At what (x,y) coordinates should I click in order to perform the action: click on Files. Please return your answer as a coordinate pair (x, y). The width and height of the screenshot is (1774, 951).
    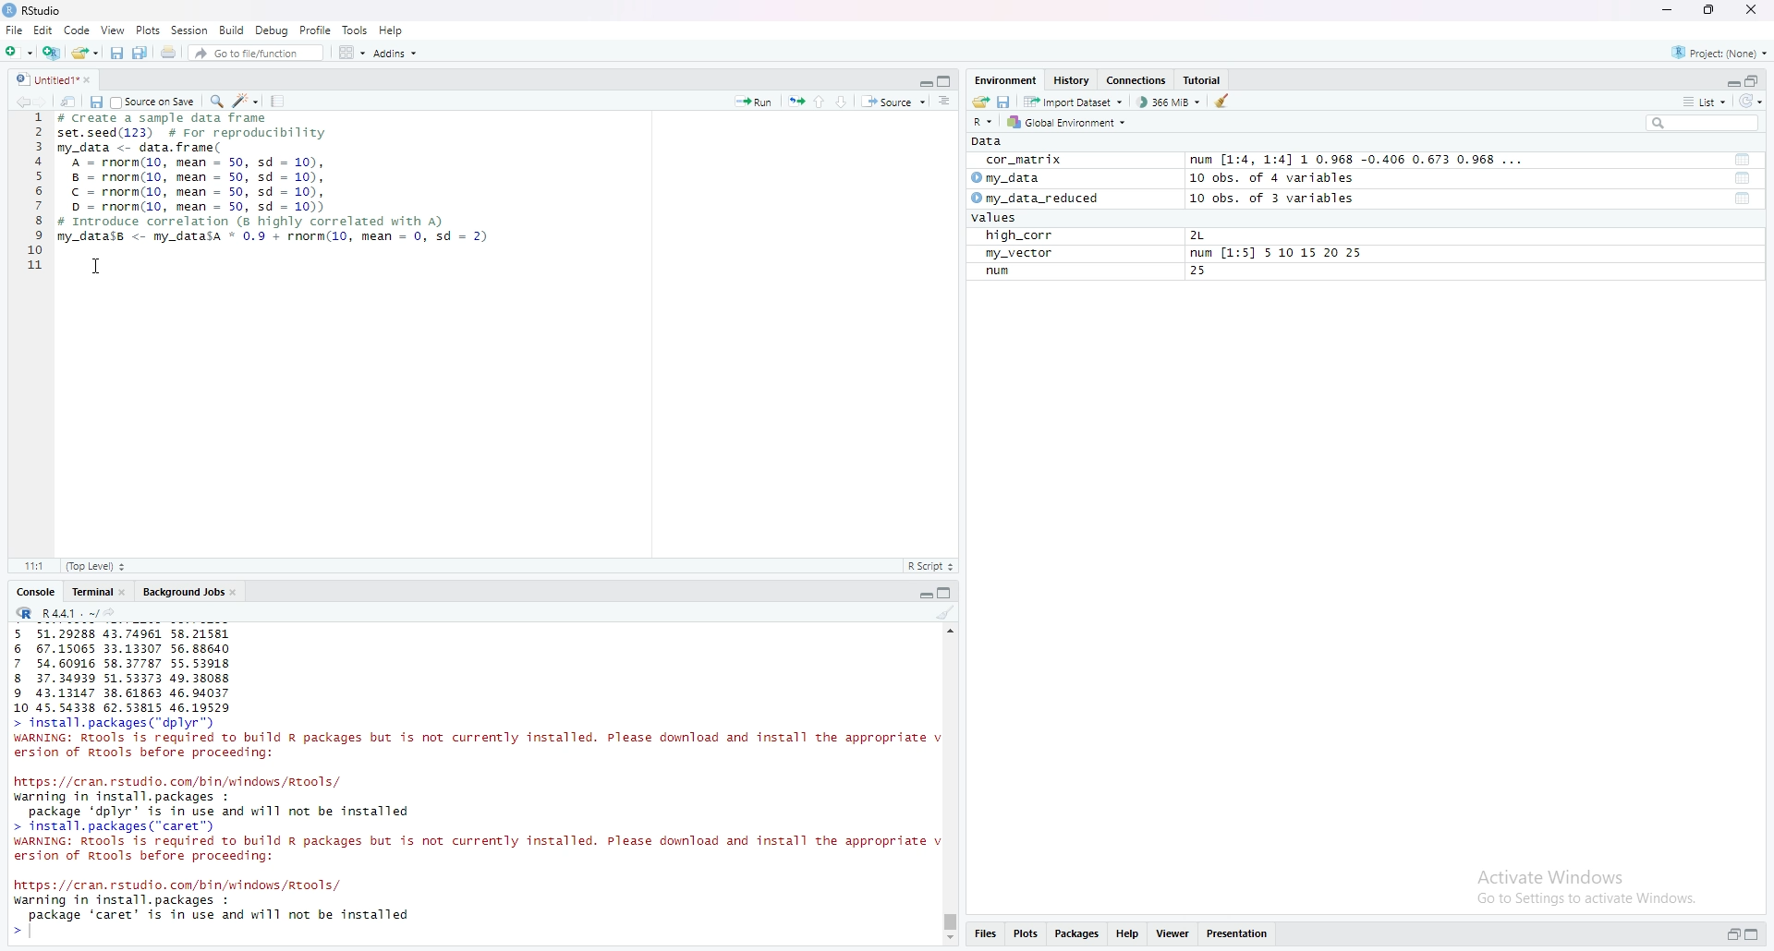
    Looking at the image, I should click on (985, 933).